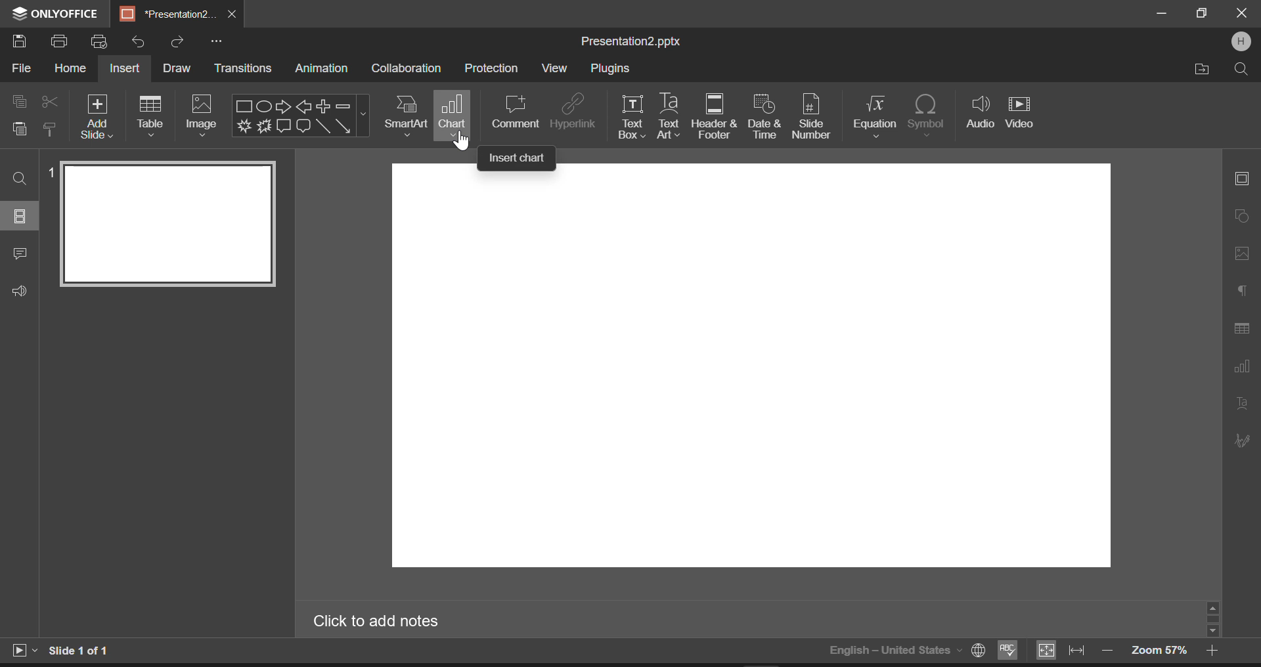  I want to click on Minus, so click(343, 106).